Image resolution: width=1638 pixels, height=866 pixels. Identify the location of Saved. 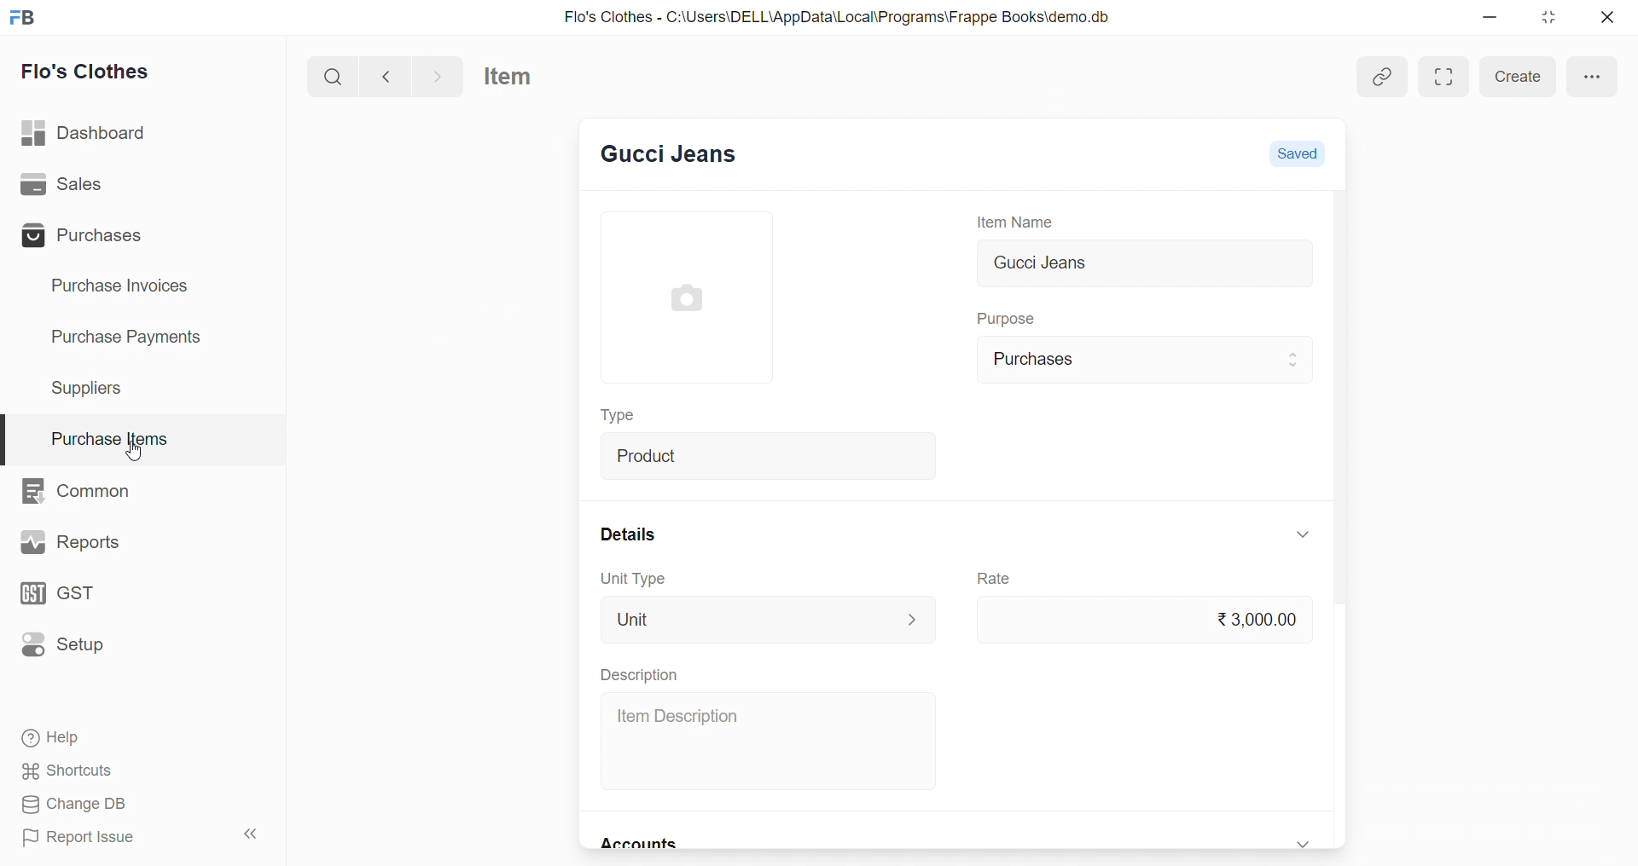
(1298, 153).